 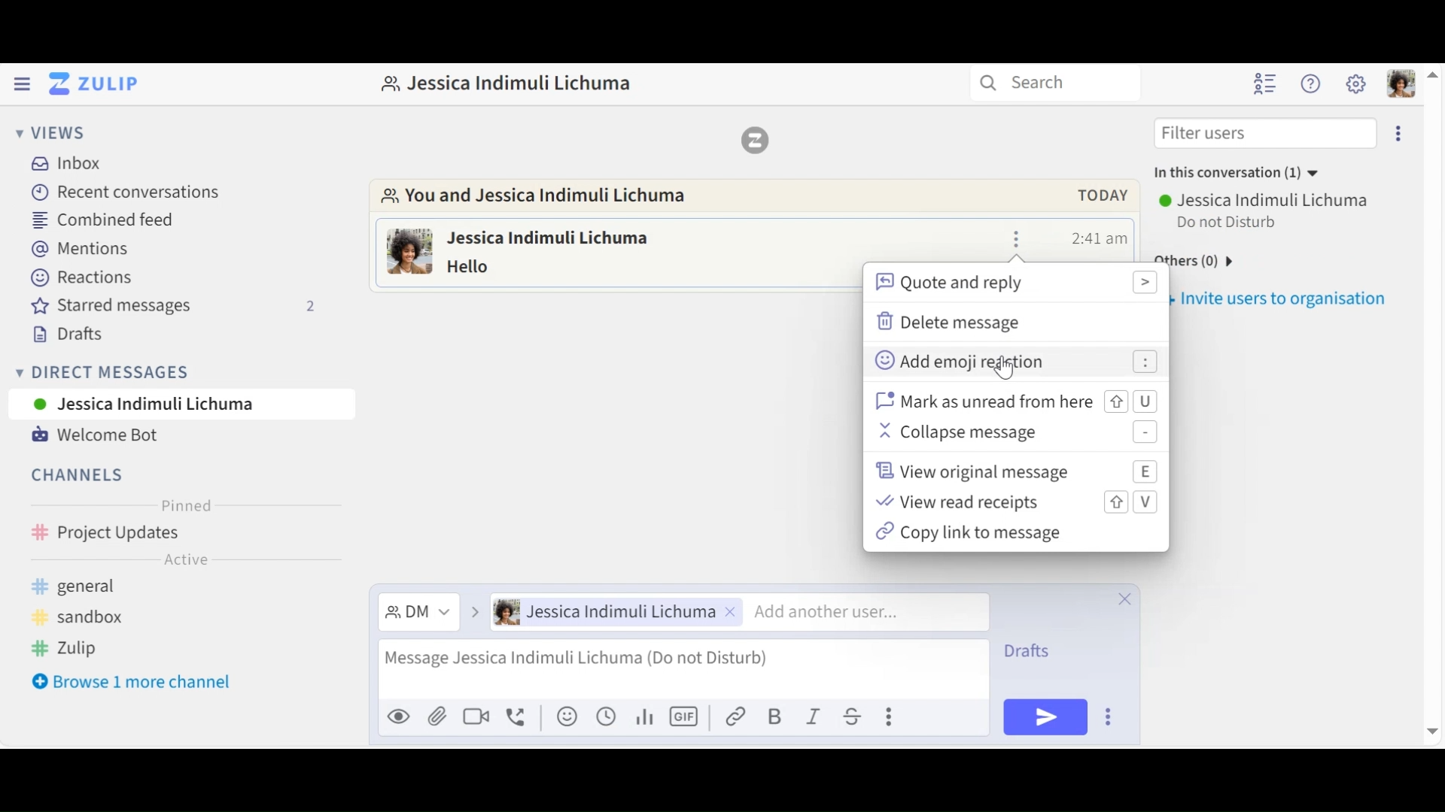 I want to click on Send options, so click(x=1110, y=717).